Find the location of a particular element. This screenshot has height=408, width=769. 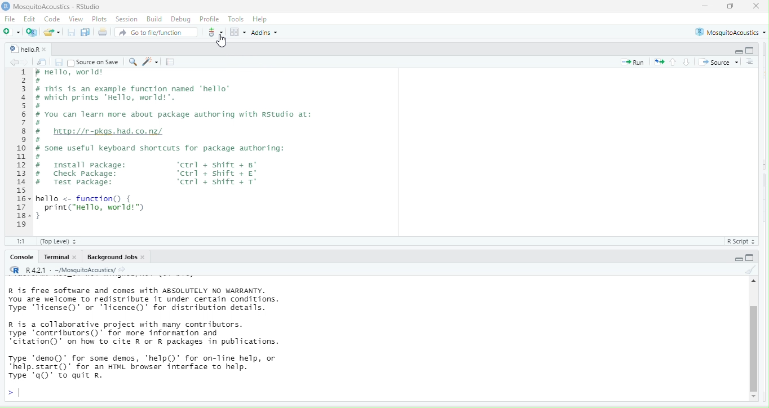

1:1 is located at coordinates (23, 242).